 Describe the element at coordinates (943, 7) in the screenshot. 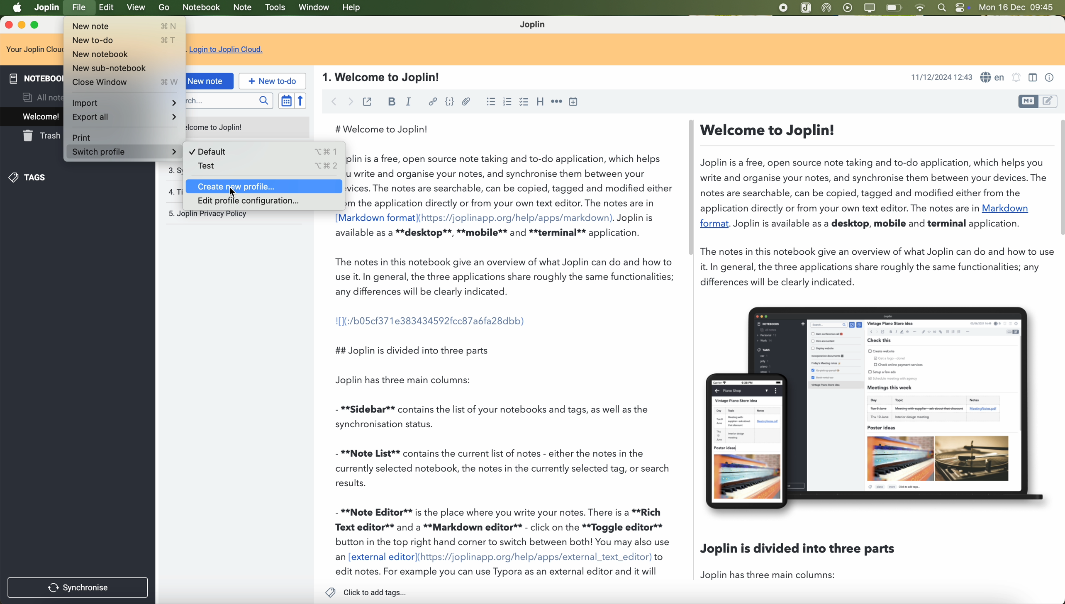

I see `spotlight search` at that location.